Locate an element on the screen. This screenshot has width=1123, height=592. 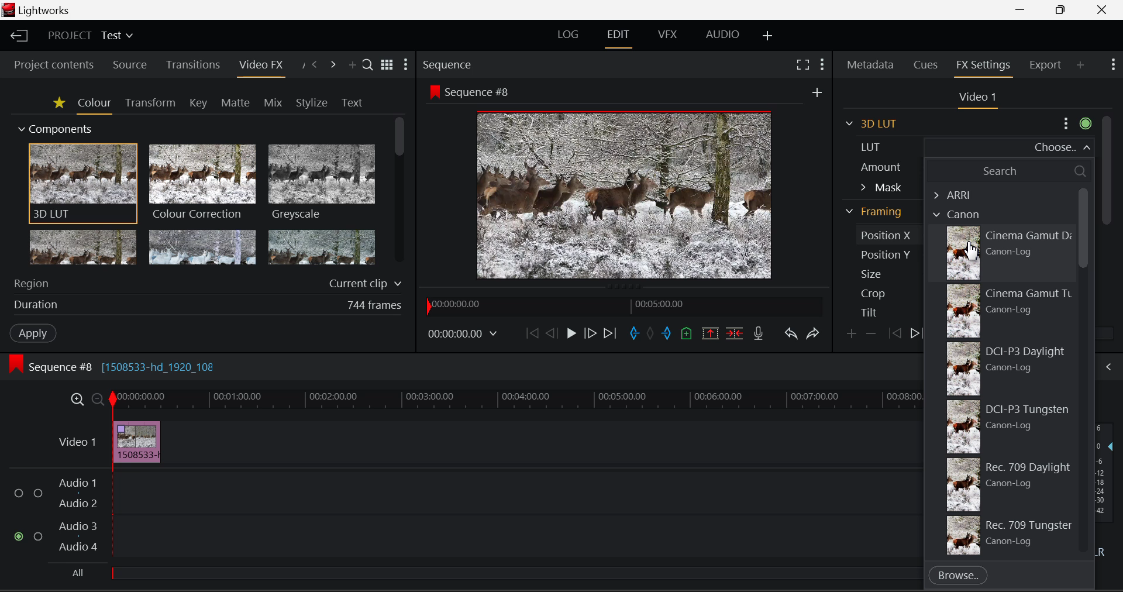
Tilt is located at coordinates (873, 313).